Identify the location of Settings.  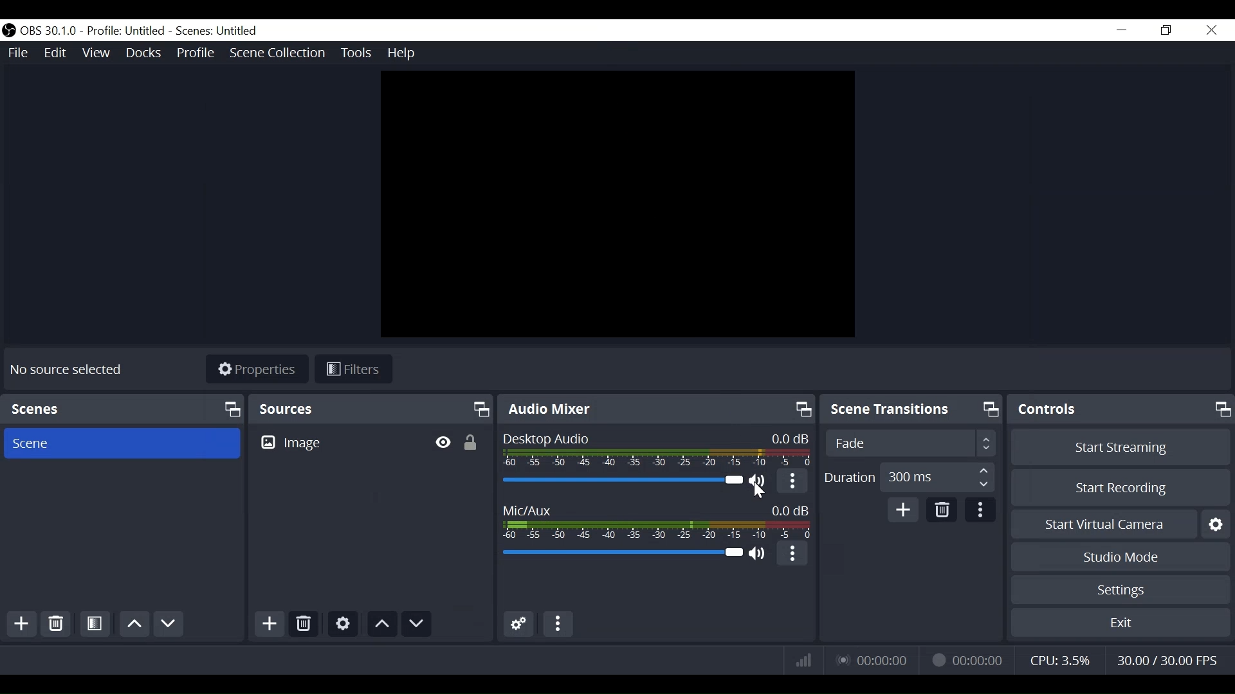
(1214, 524).